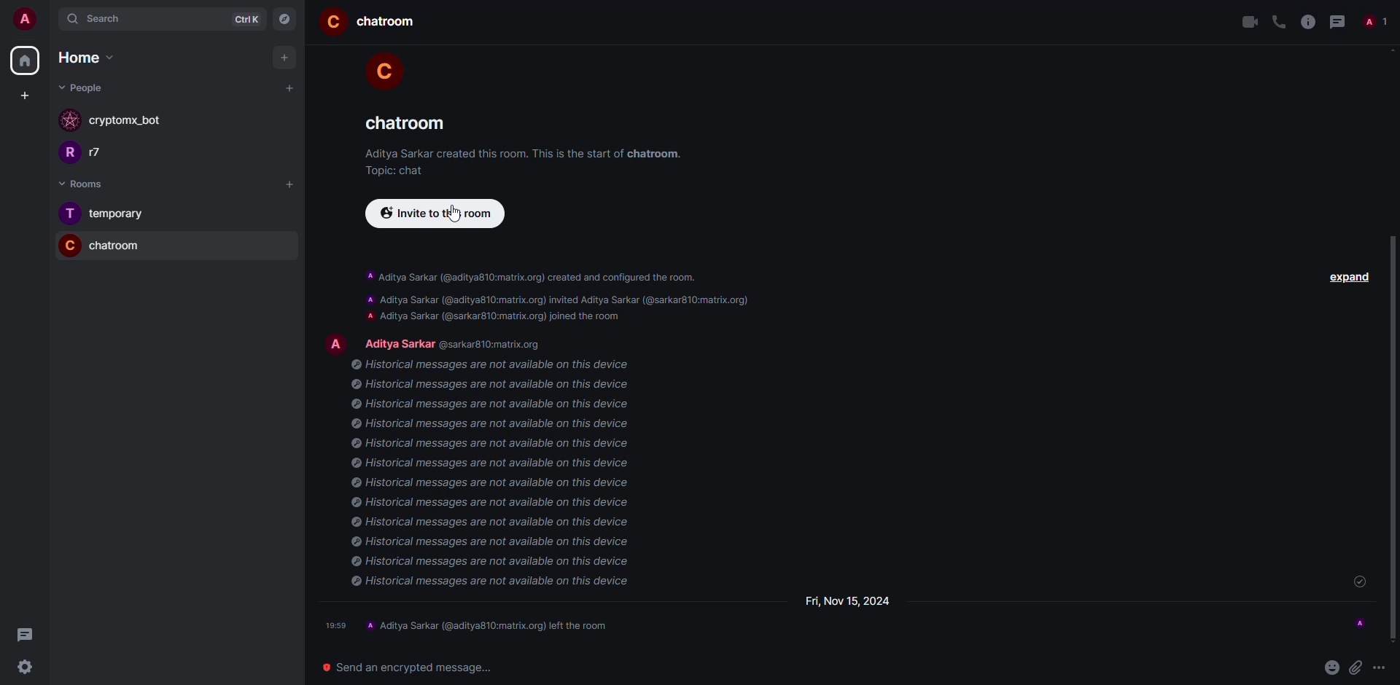  What do you see at coordinates (125, 122) in the screenshot?
I see `bot` at bounding box center [125, 122].